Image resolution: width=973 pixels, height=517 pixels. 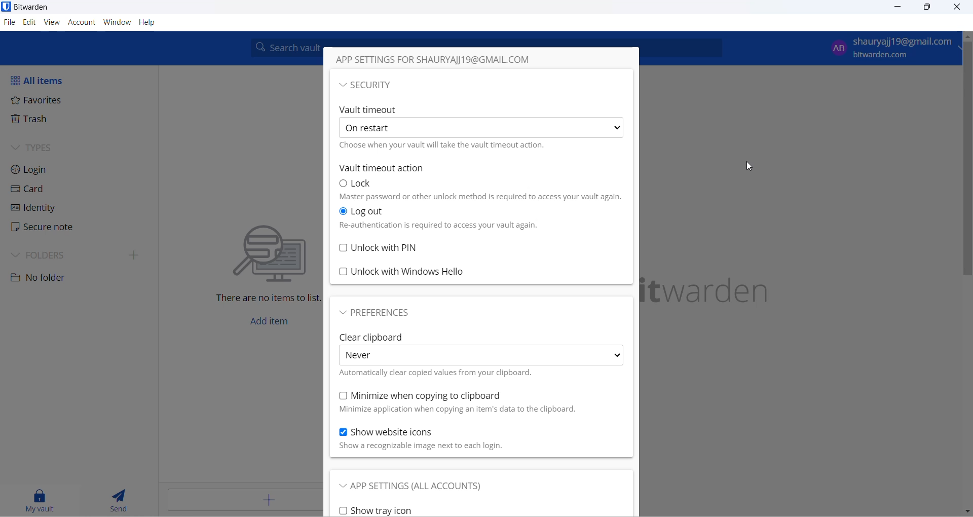 What do you see at coordinates (476, 269) in the screenshot?
I see `unlock with windows hello` at bounding box center [476, 269].